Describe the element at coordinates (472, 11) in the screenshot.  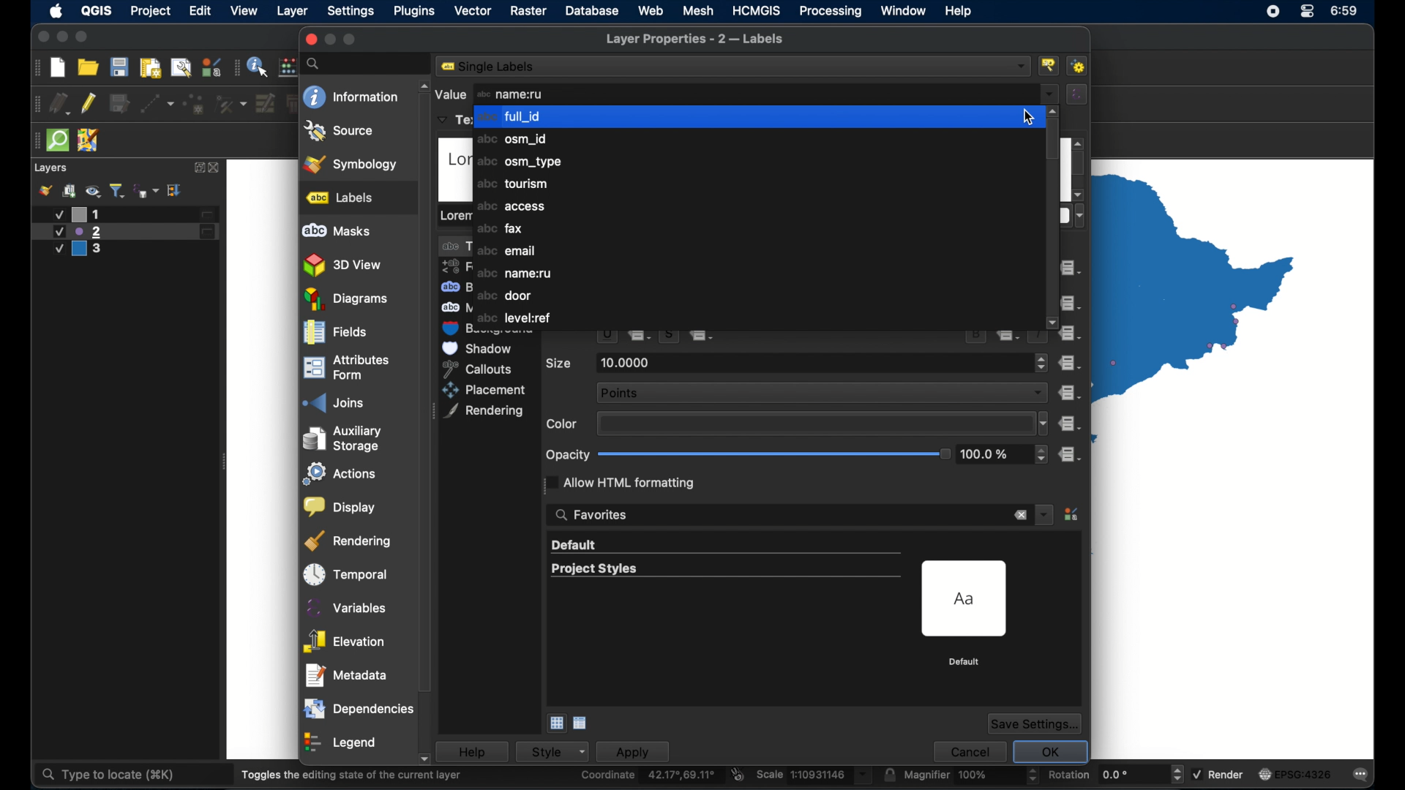
I see `vector` at that location.